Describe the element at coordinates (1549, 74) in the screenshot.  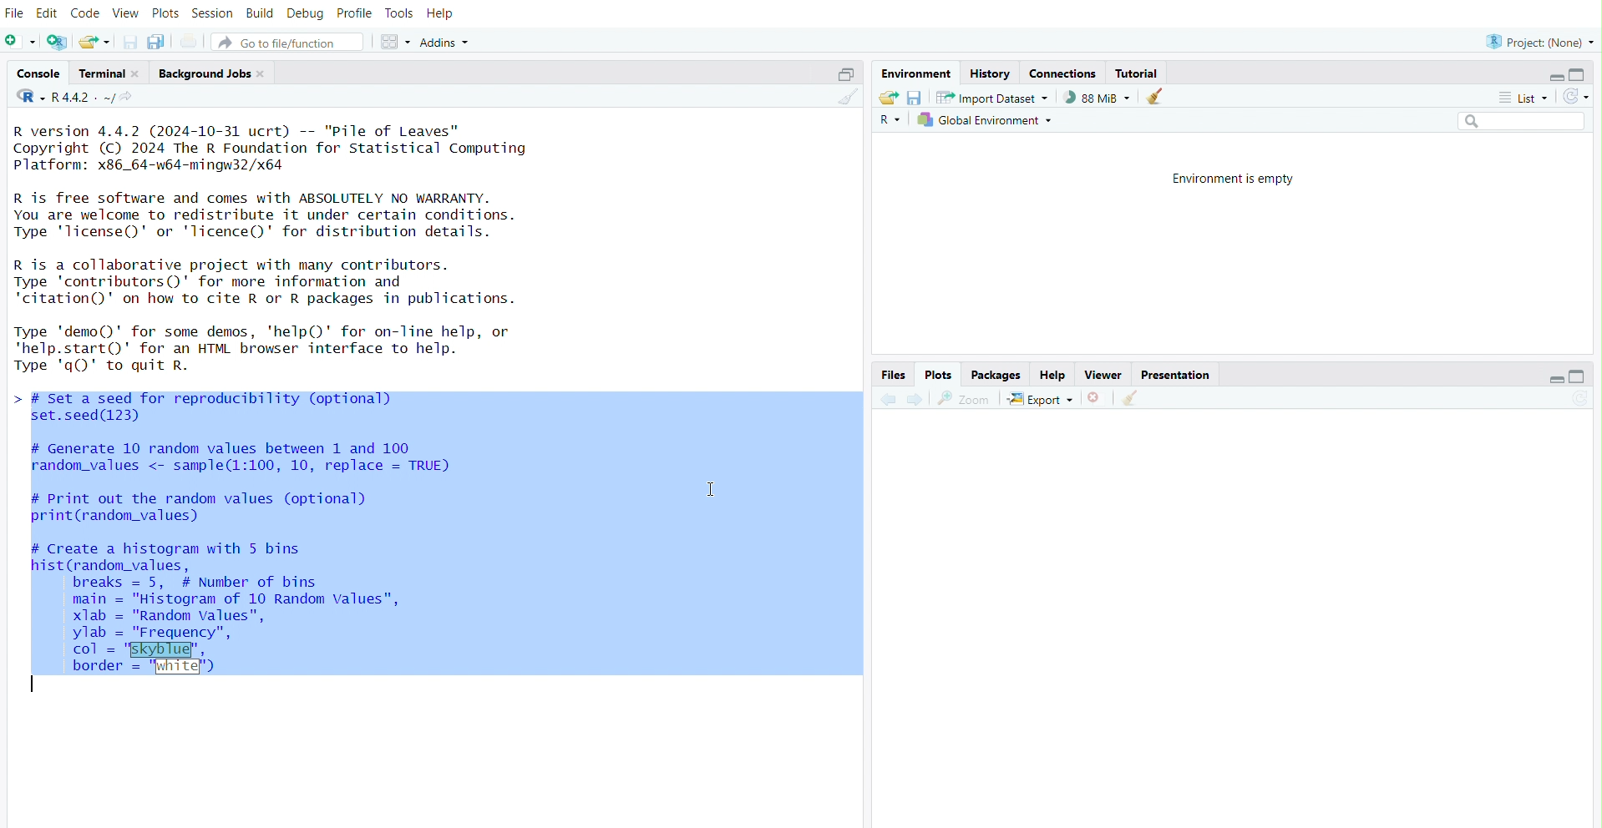
I see `minimize` at that location.